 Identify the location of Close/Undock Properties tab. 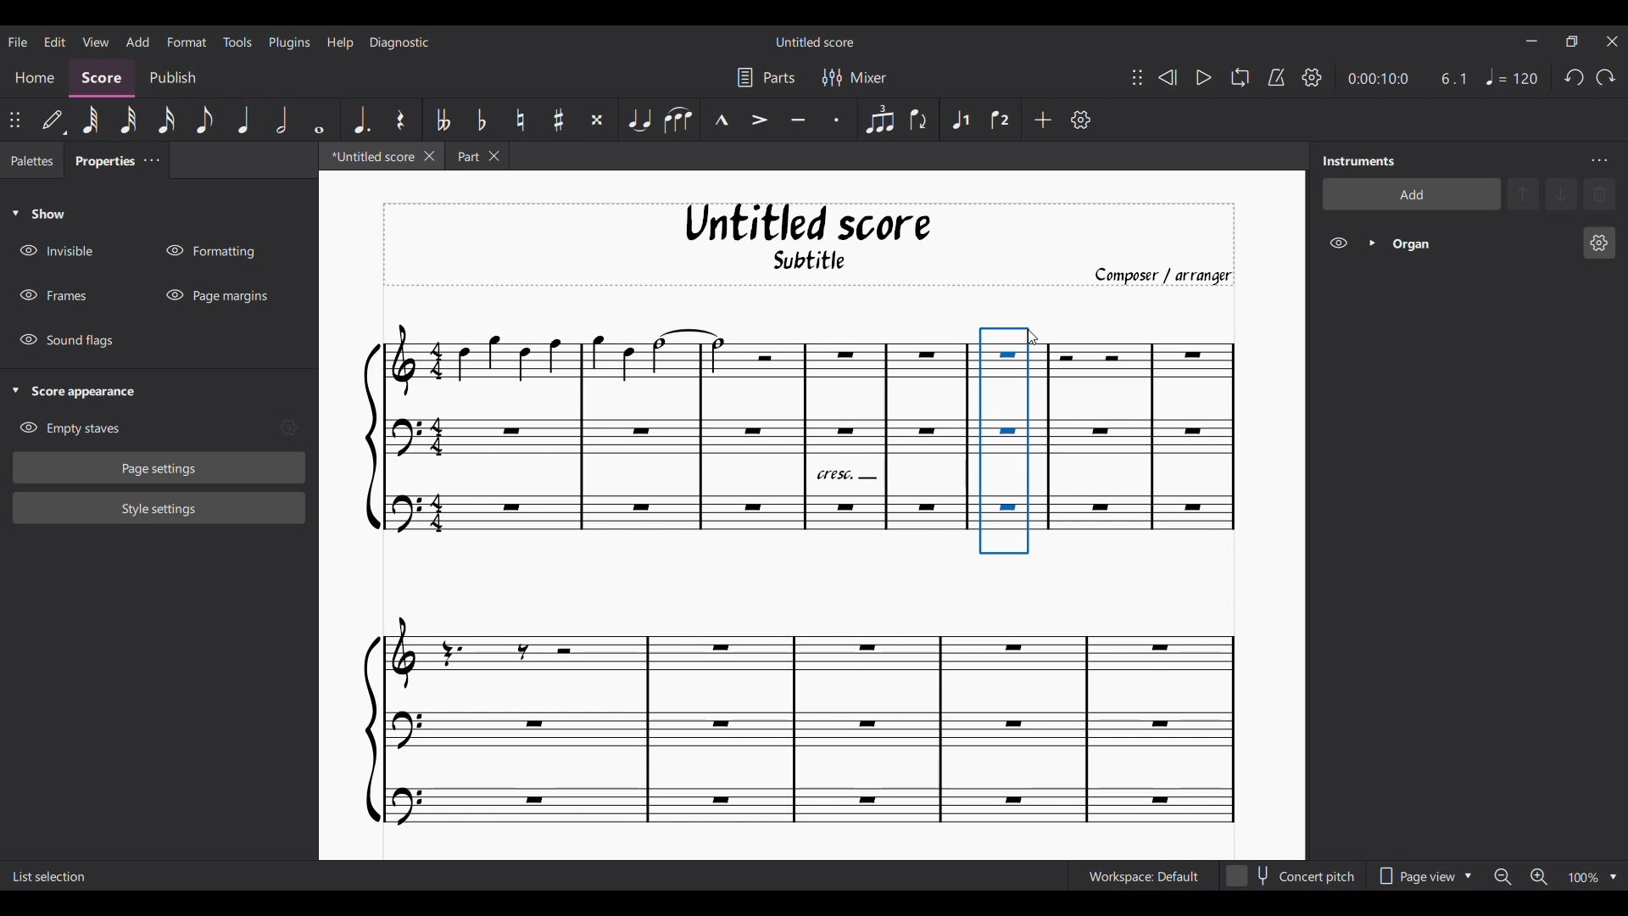
(151, 159).